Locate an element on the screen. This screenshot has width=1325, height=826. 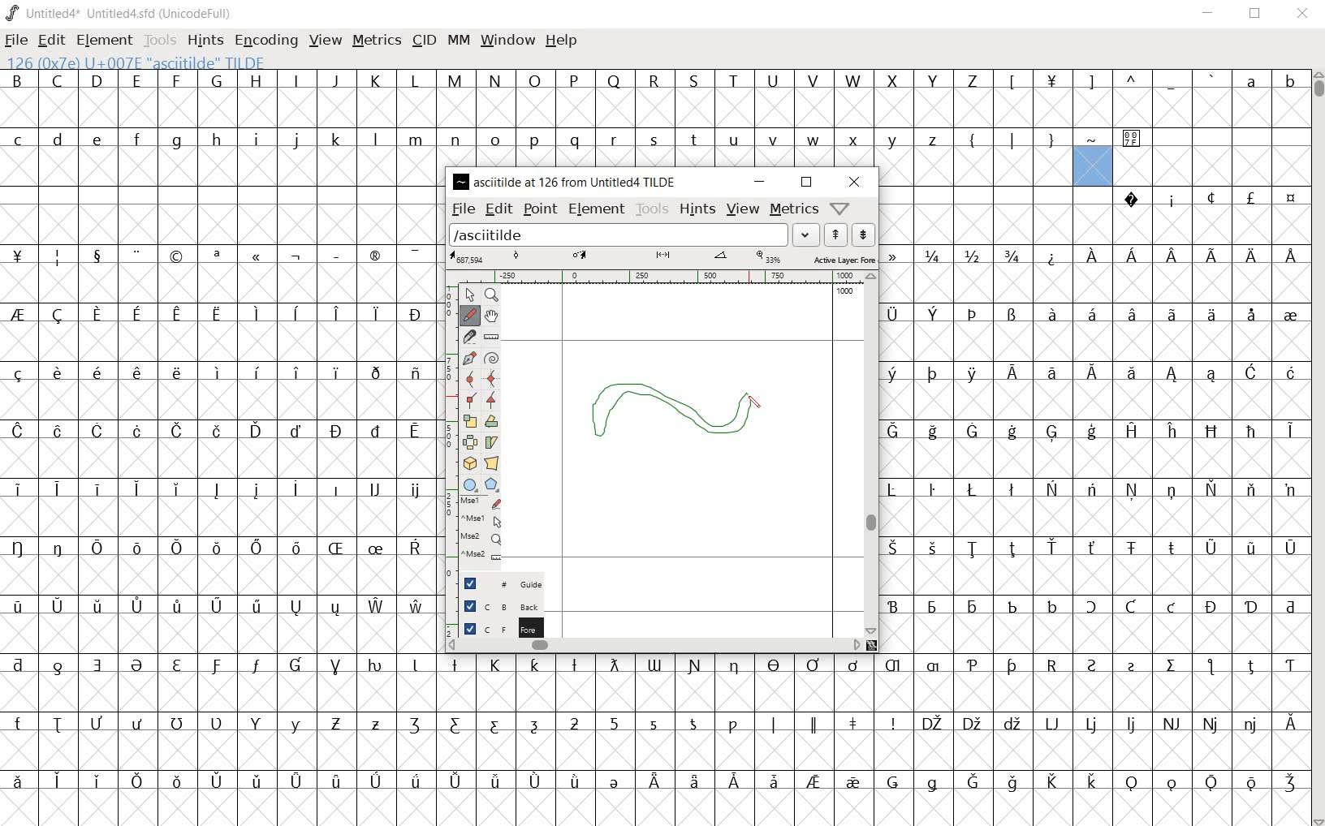
glyph characters is located at coordinates (874, 99).